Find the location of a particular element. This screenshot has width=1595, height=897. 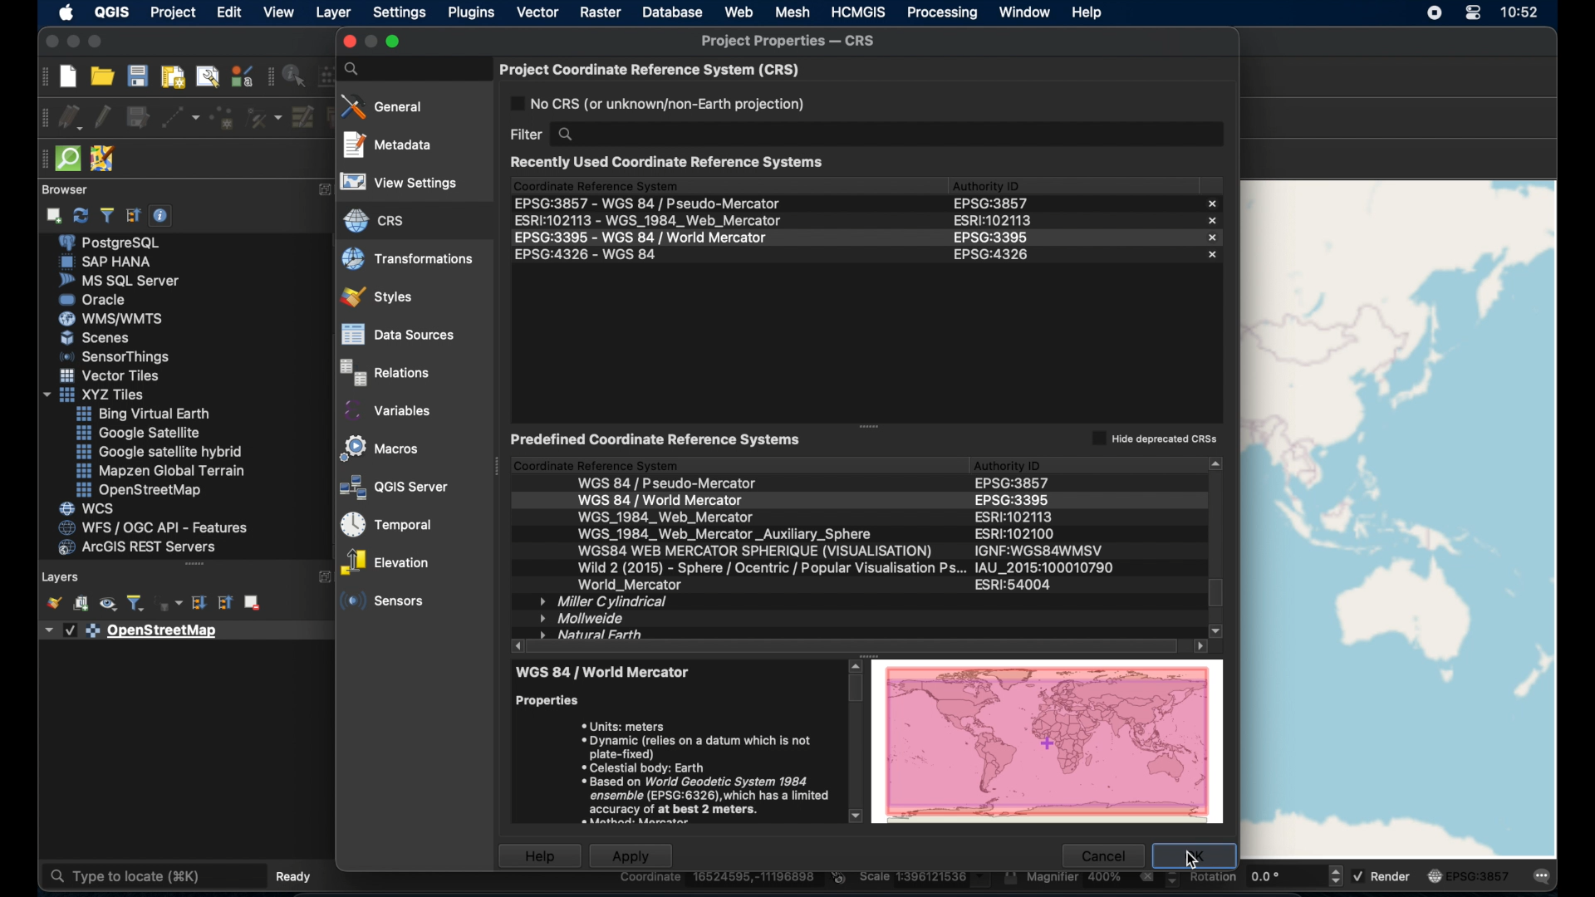

minimize is located at coordinates (73, 42).